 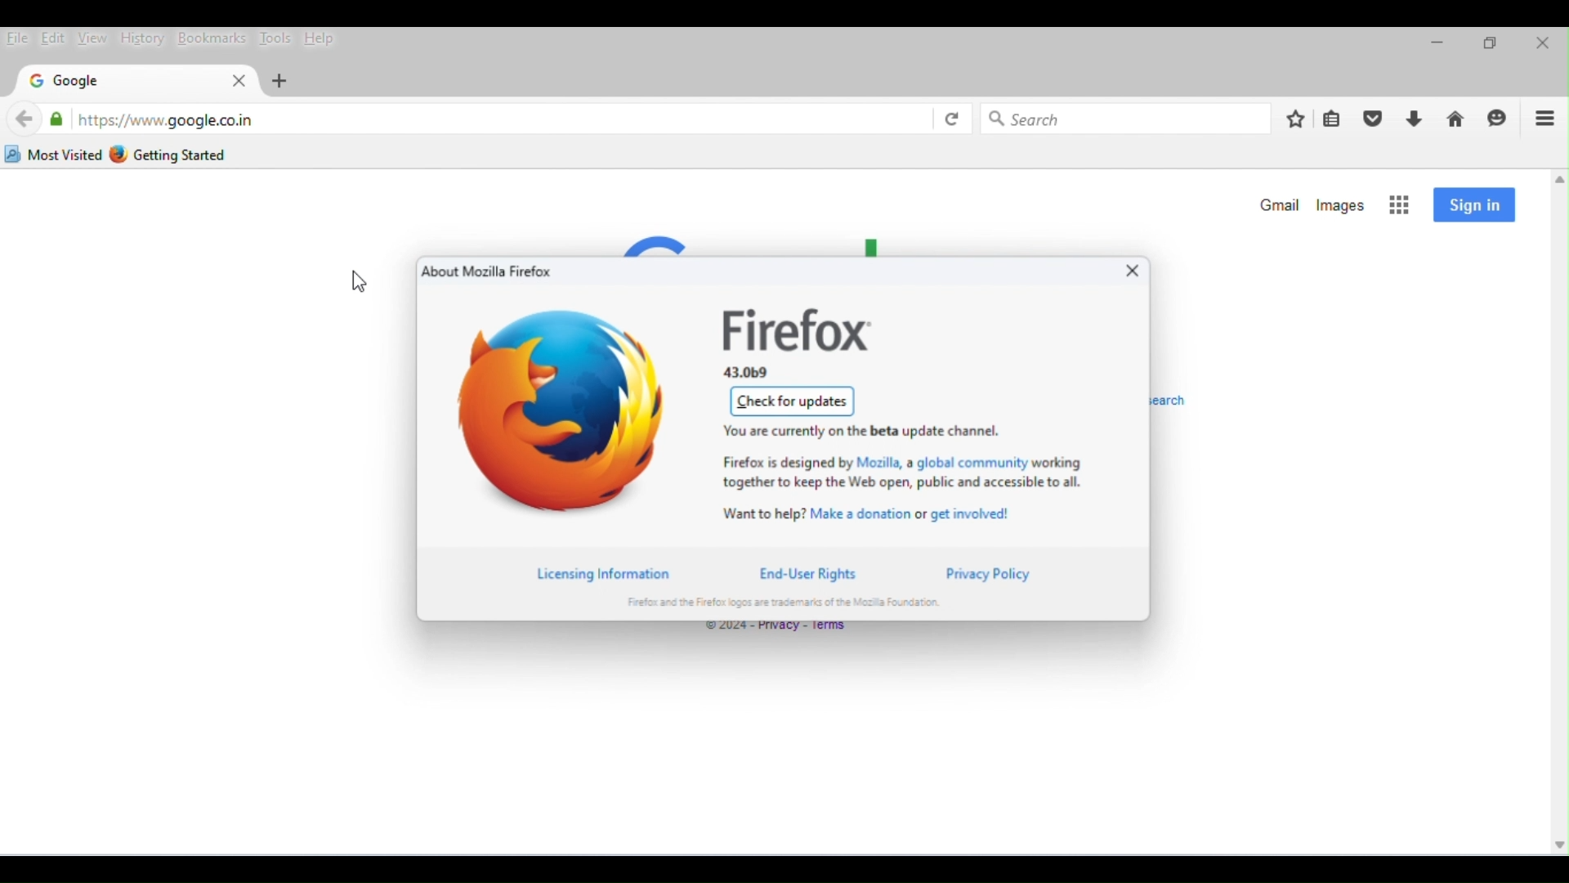 I want to click on search bar, so click(x=1129, y=117).